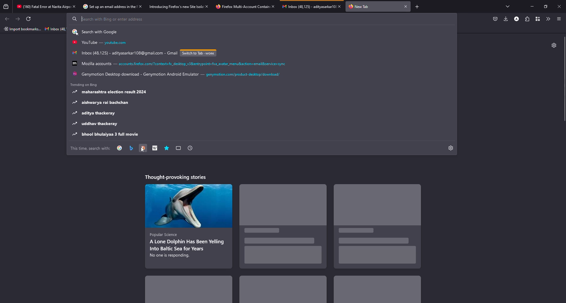 The width and height of the screenshot is (566, 303). I want to click on search options, so click(179, 64).